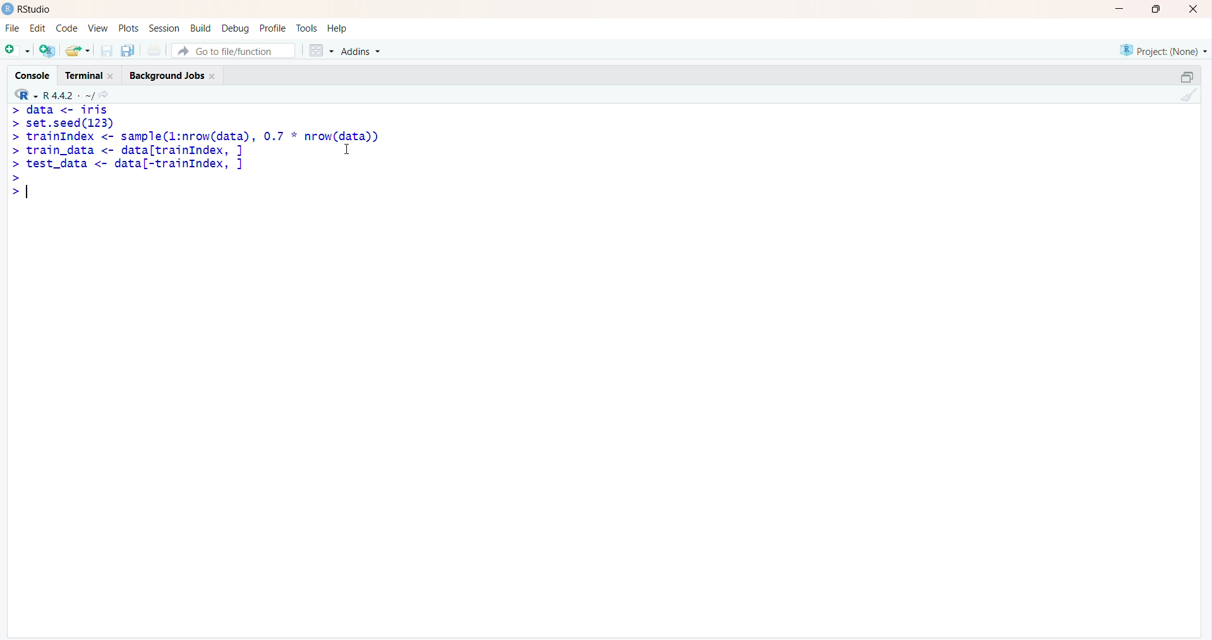 This screenshot has width=1212, height=640. What do you see at coordinates (1162, 50) in the screenshot?
I see `Project (None)` at bounding box center [1162, 50].